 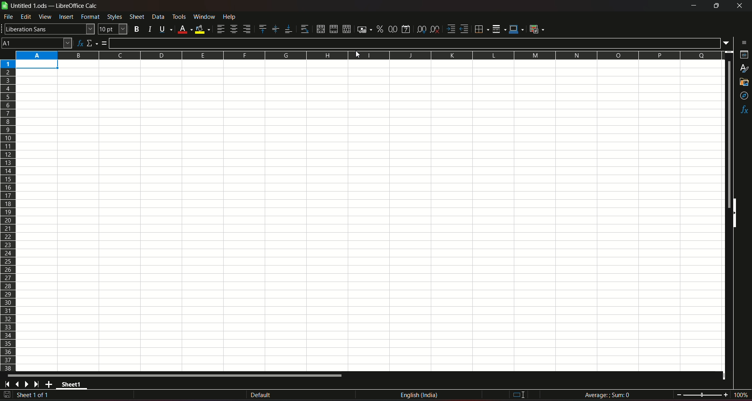 I want to click on function wizard, so click(x=79, y=42).